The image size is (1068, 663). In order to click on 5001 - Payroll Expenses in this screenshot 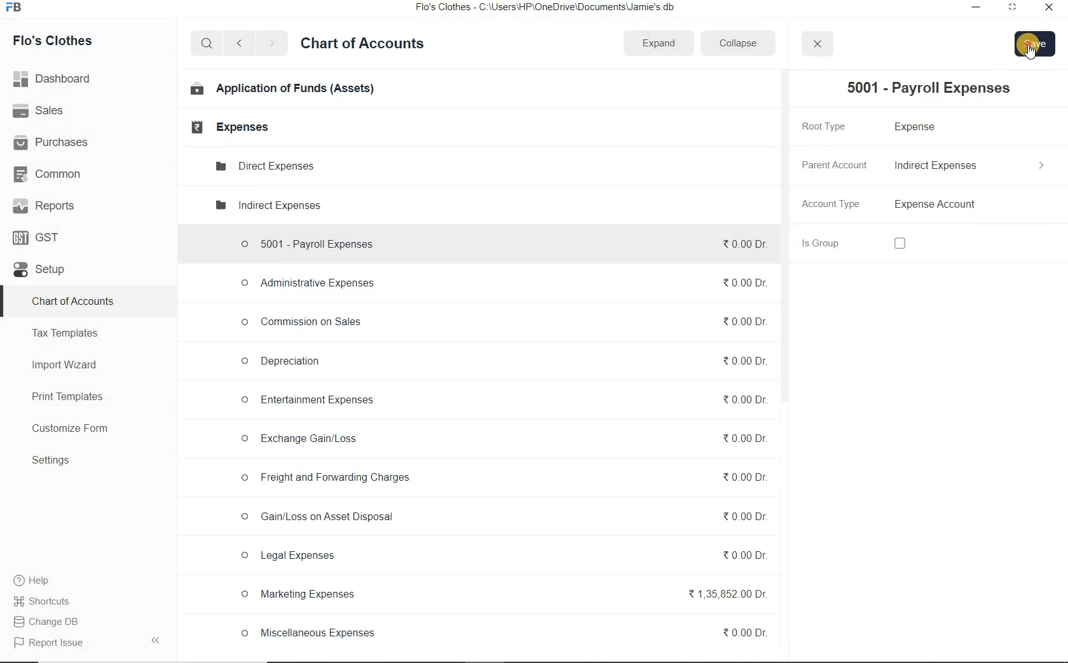, I will do `click(924, 88)`.